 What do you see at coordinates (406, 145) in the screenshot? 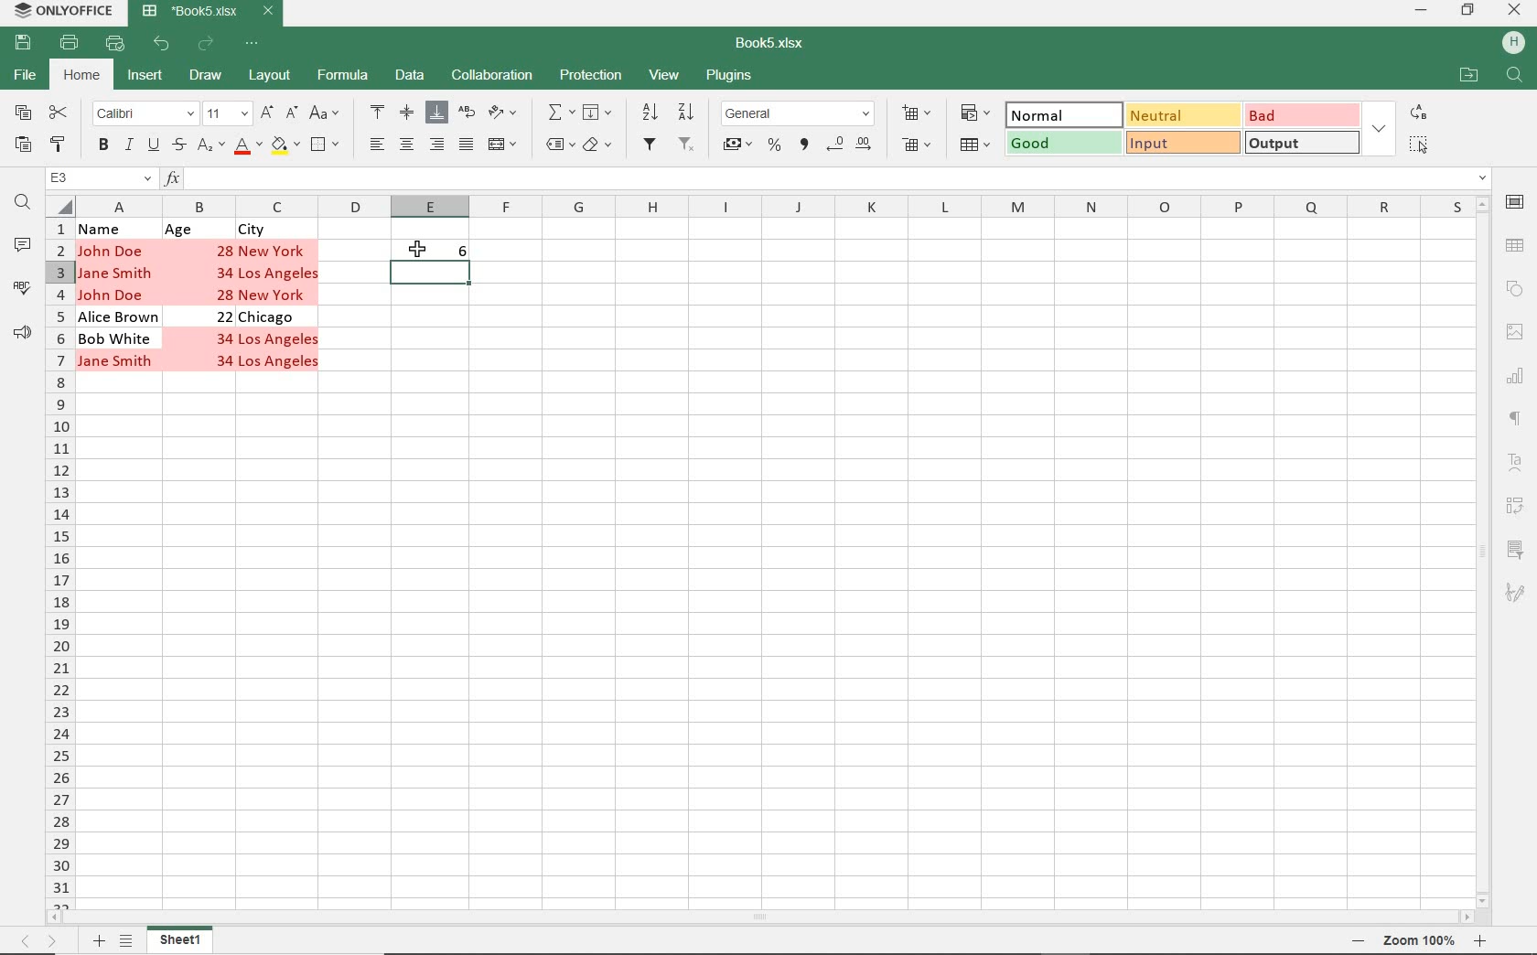
I see `ALIGN CENTER` at bounding box center [406, 145].